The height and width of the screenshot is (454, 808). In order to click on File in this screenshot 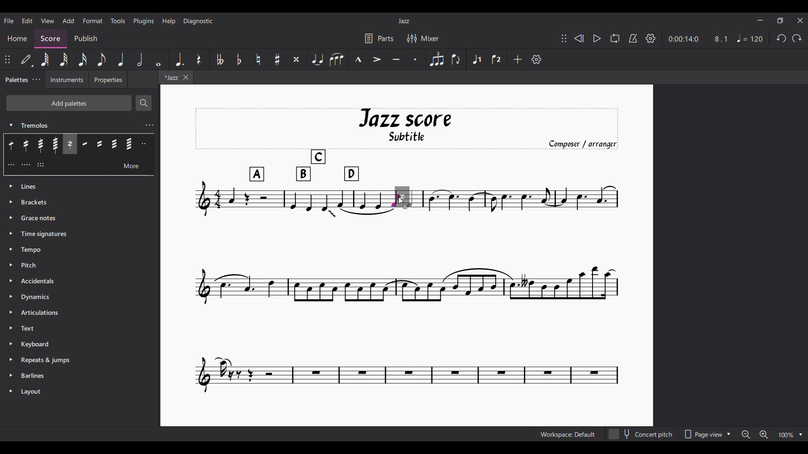, I will do `click(8, 21)`.